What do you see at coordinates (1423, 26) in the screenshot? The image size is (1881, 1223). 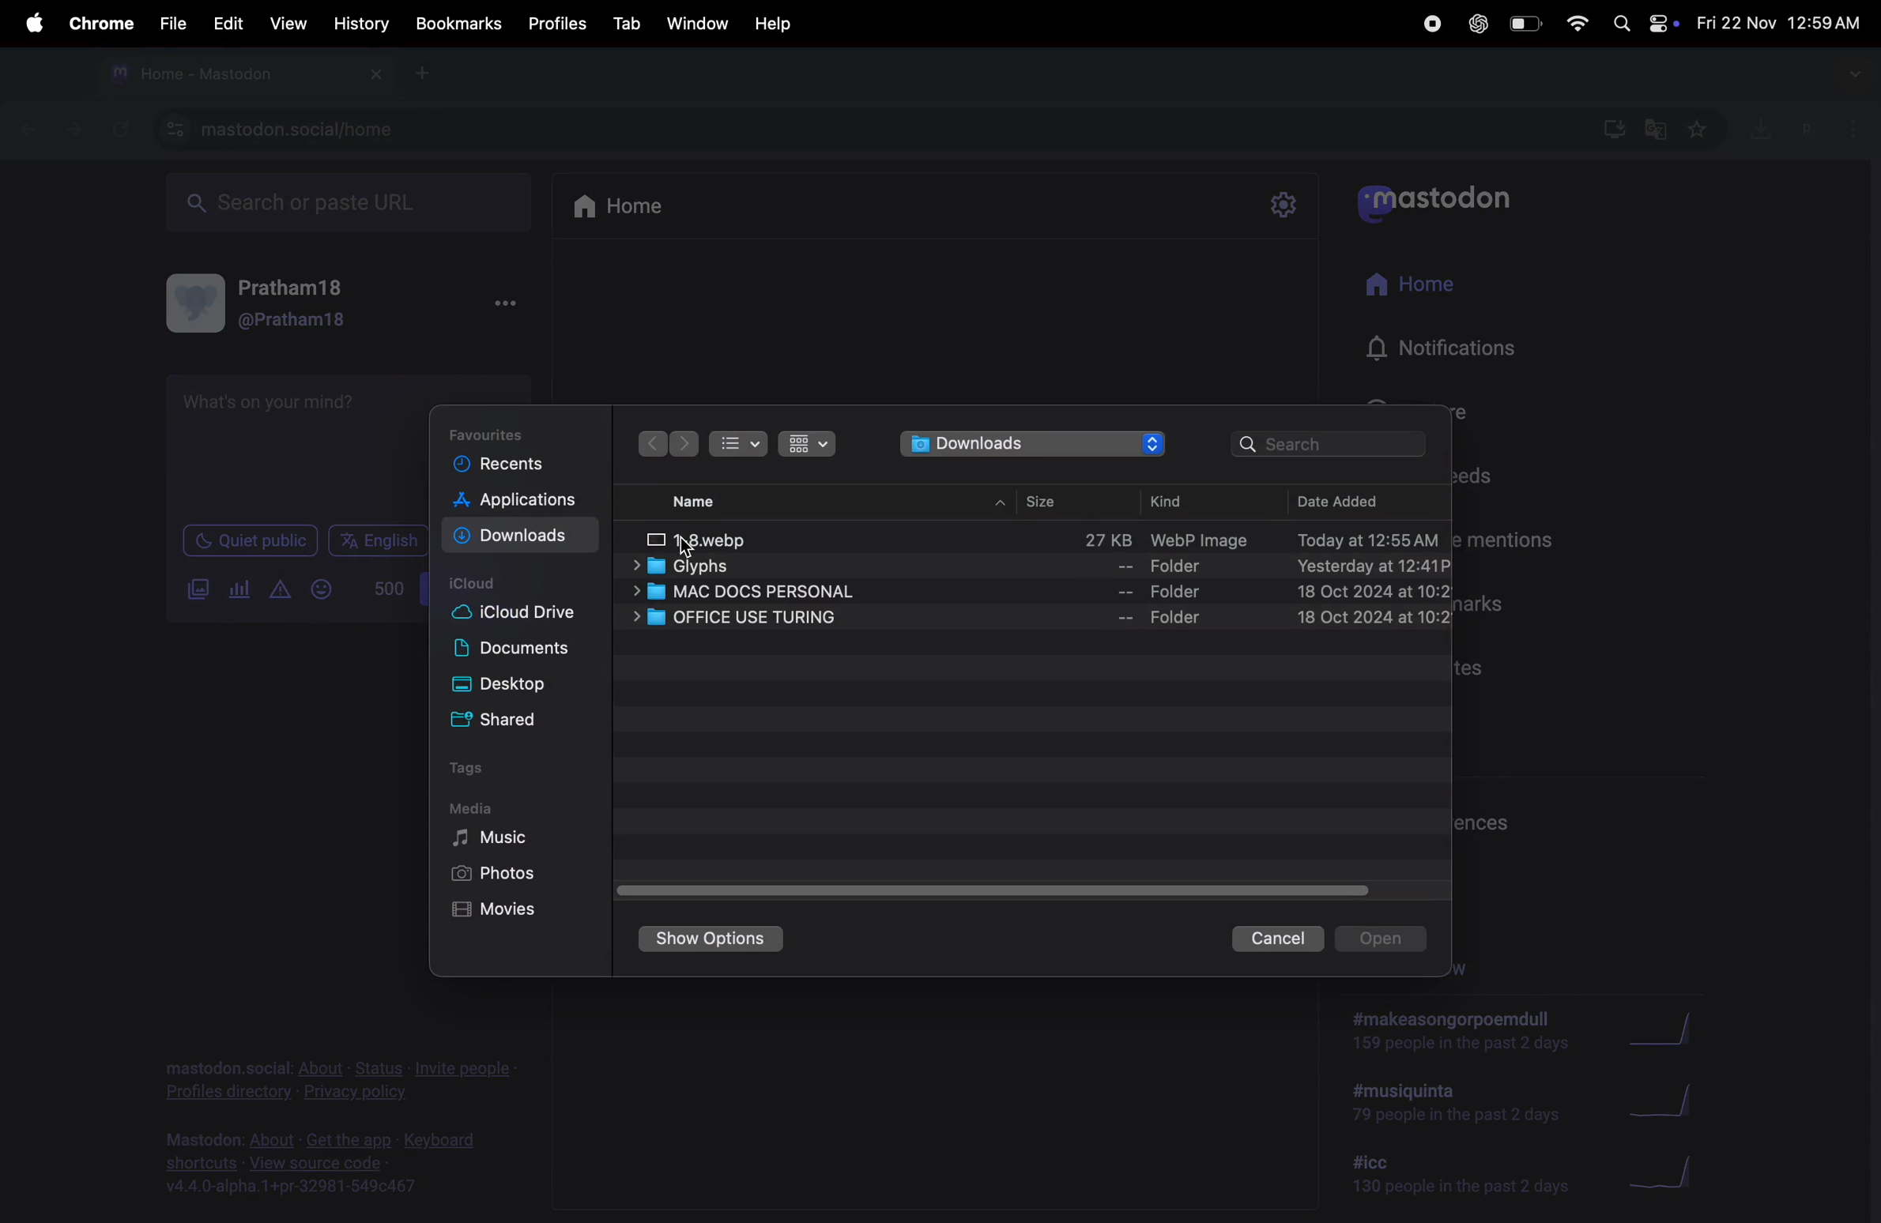 I see `record` at bounding box center [1423, 26].